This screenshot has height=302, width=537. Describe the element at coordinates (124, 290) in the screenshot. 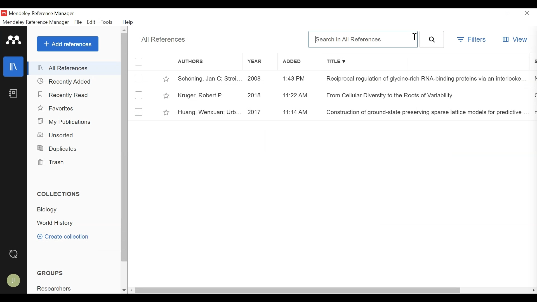

I see `Scroll down` at that location.